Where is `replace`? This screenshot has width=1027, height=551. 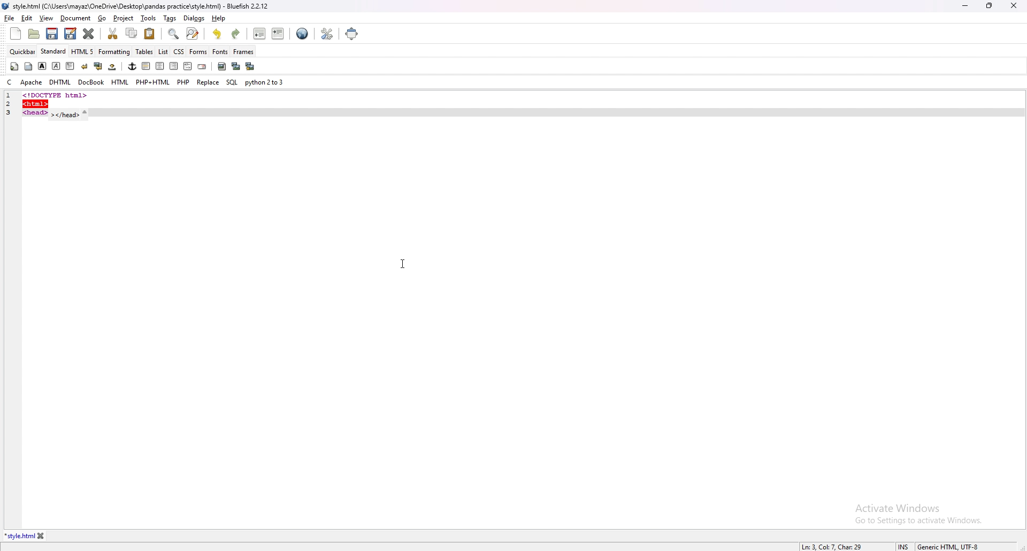 replace is located at coordinates (208, 82).